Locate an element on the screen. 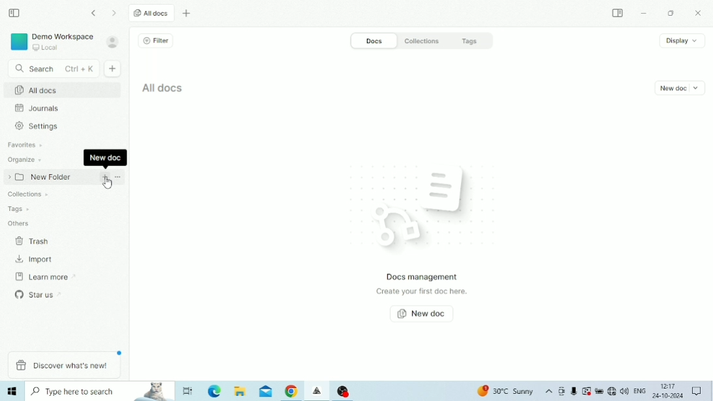 The width and height of the screenshot is (713, 401). Settings is located at coordinates (40, 126).